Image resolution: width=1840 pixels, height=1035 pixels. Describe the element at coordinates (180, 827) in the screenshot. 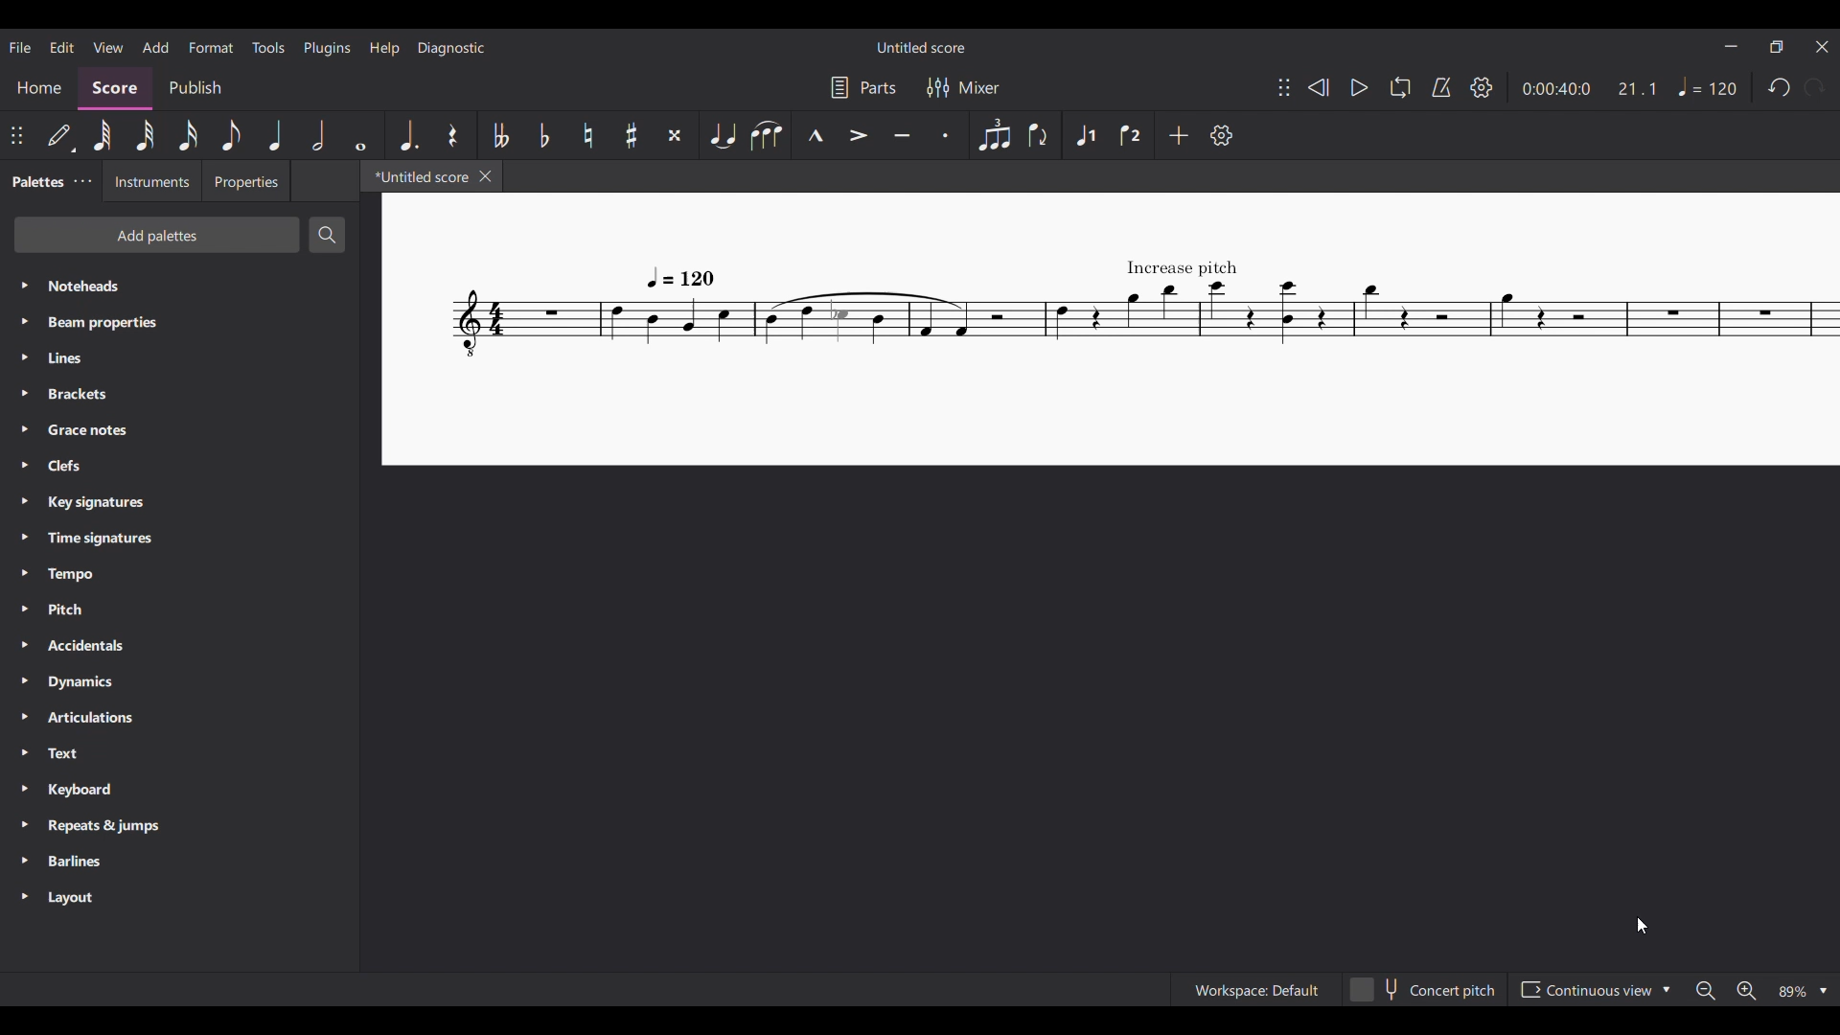

I see `Repeats & jumps` at that location.